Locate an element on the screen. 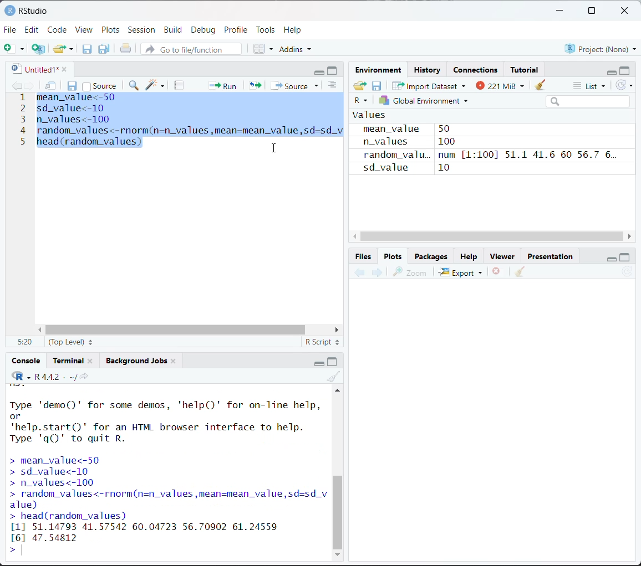  print the current file is located at coordinates (126, 49).